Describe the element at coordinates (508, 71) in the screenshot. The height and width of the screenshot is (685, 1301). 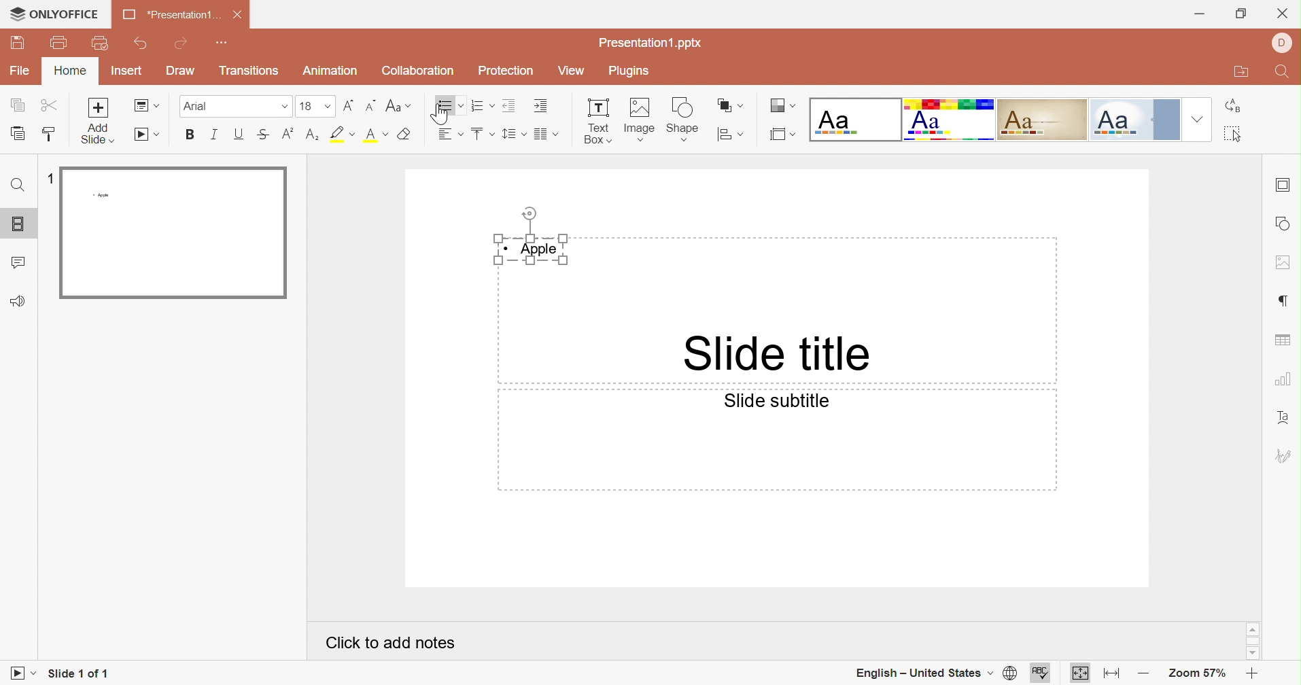
I see `Protection` at that location.